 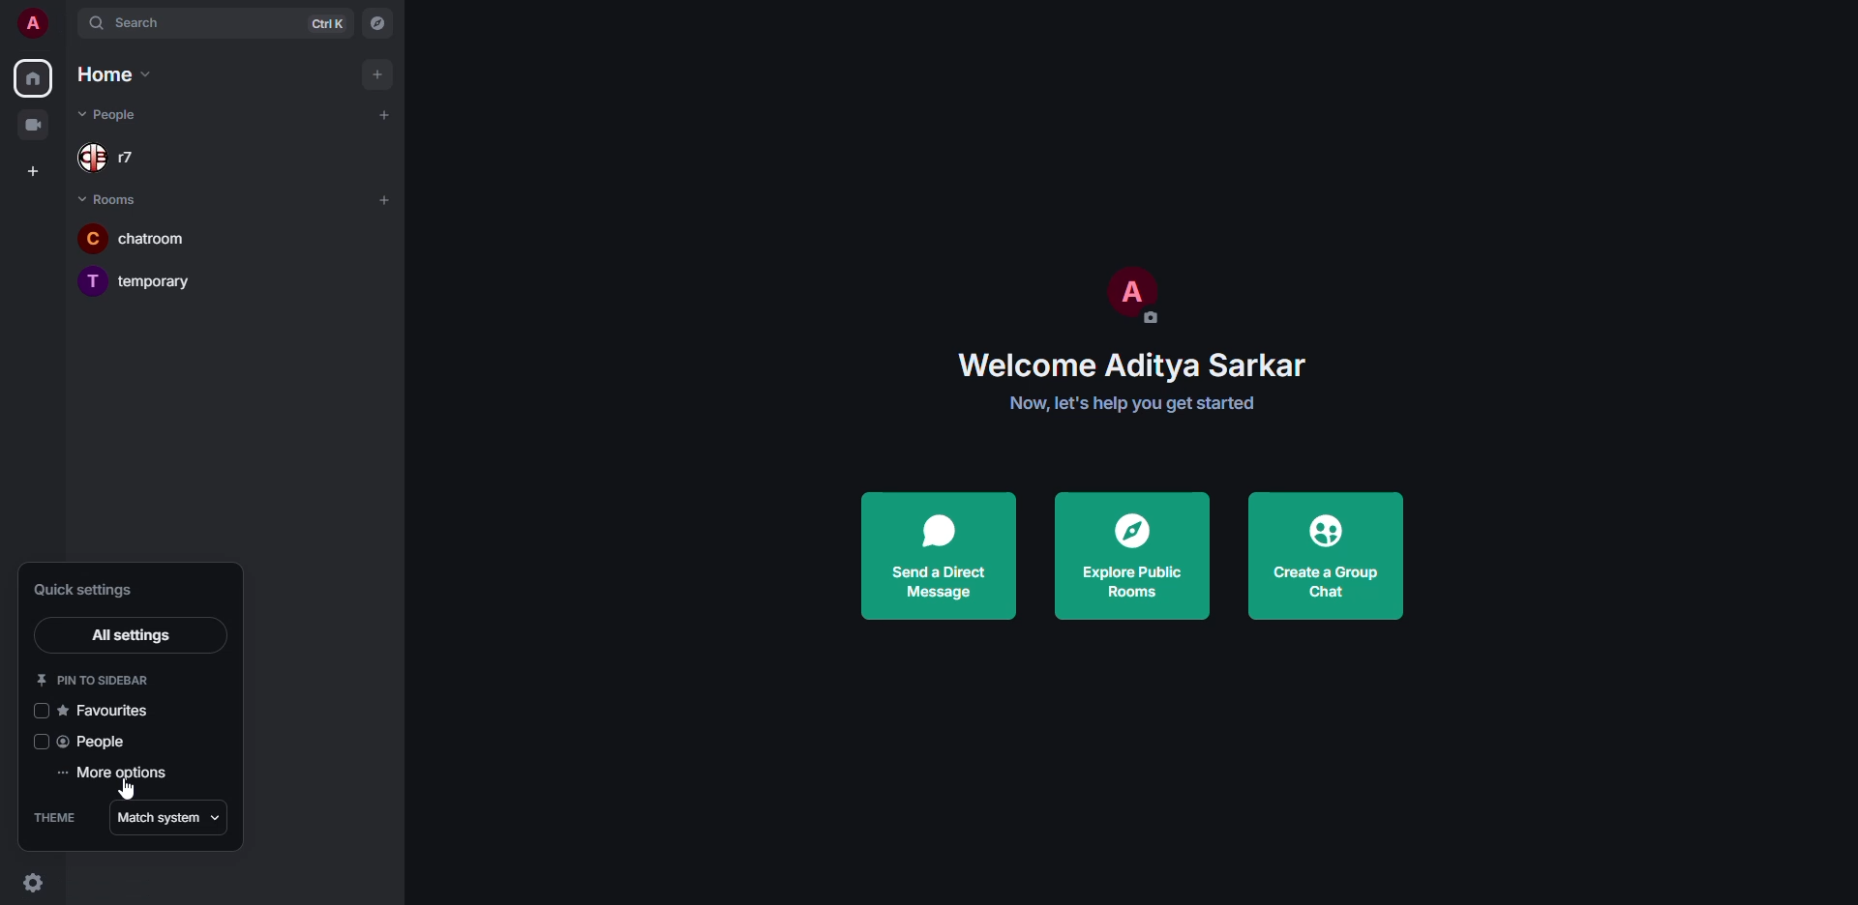 I want to click on create space, so click(x=35, y=171).